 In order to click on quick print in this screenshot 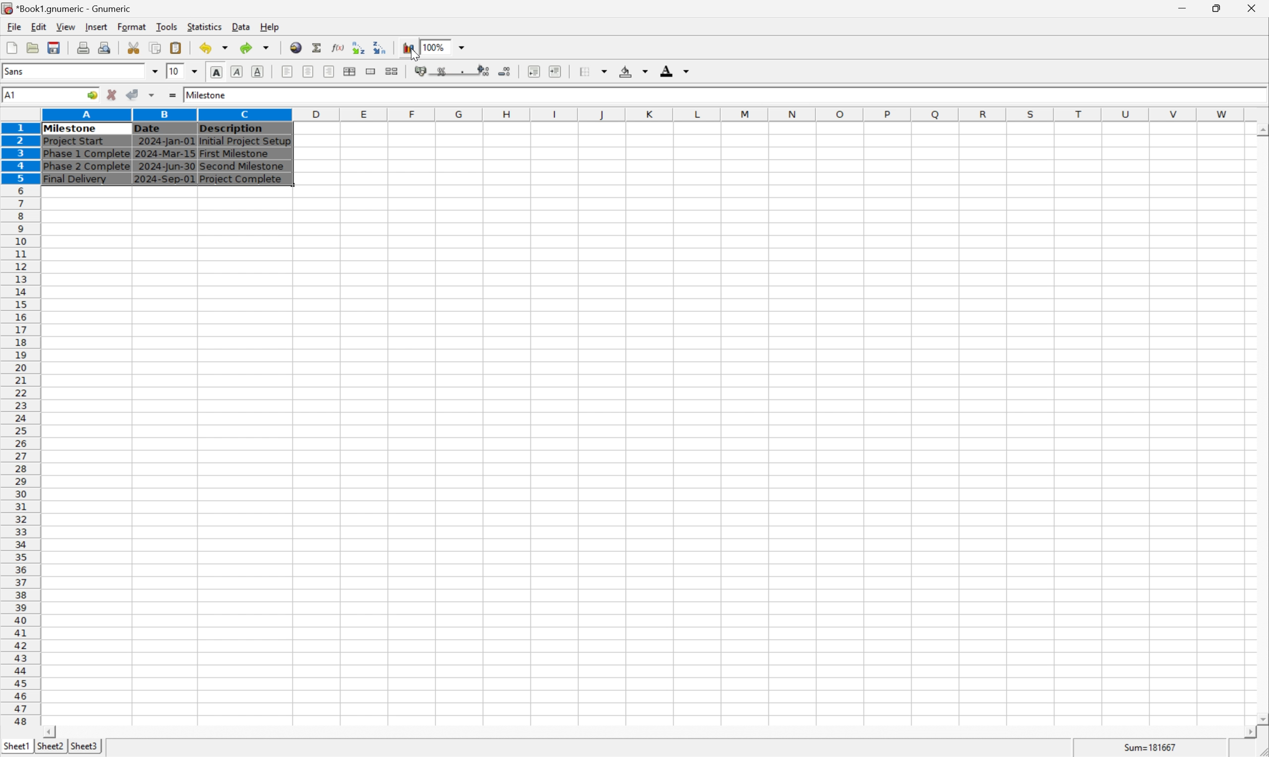, I will do `click(105, 47)`.